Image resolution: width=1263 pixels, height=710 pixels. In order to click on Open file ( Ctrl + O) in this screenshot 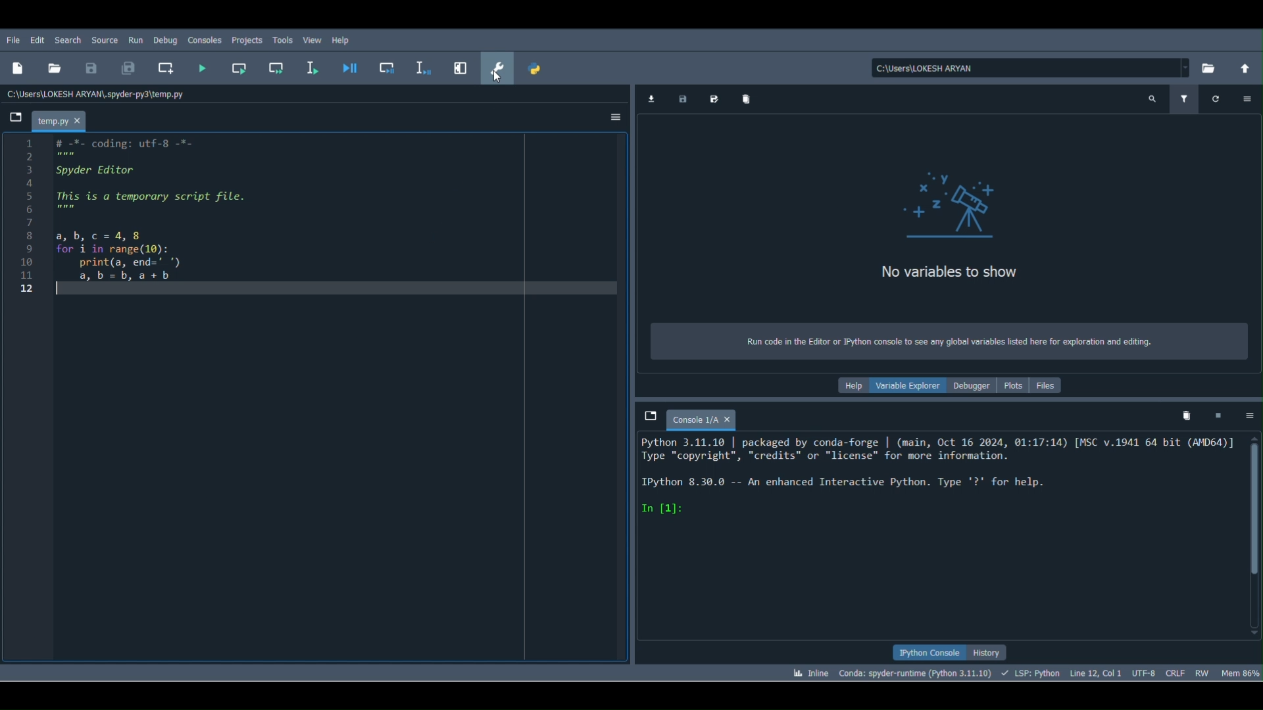, I will do `click(54, 68)`.